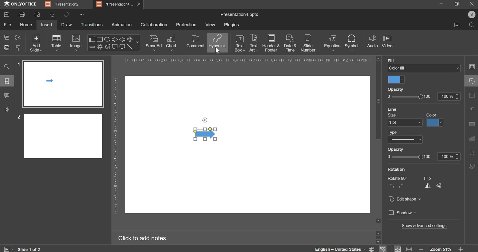 This screenshot has width=478, height=252. What do you see at coordinates (60, 135) in the screenshot?
I see `slide 2` at bounding box center [60, 135].